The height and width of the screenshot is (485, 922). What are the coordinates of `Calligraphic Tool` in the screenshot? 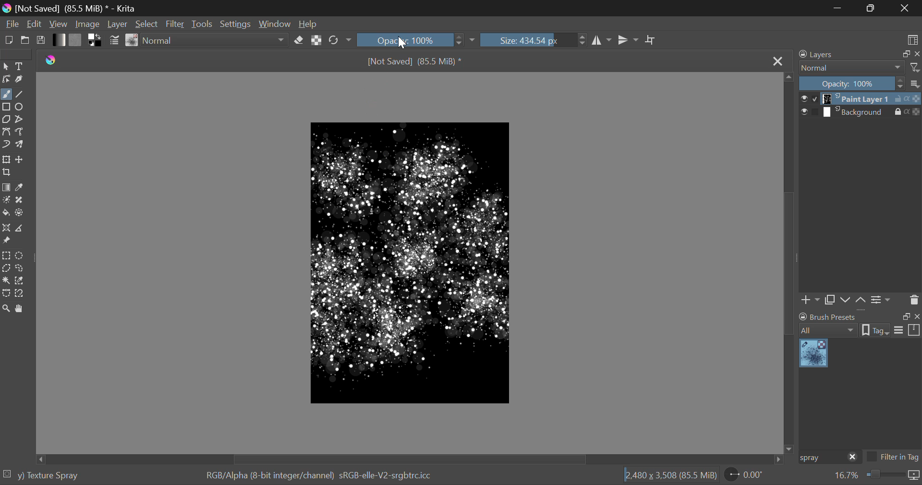 It's located at (21, 79).